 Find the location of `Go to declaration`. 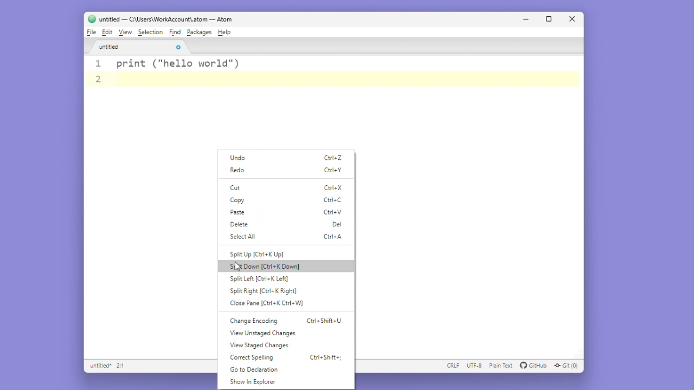

Go to declaration is located at coordinates (256, 369).